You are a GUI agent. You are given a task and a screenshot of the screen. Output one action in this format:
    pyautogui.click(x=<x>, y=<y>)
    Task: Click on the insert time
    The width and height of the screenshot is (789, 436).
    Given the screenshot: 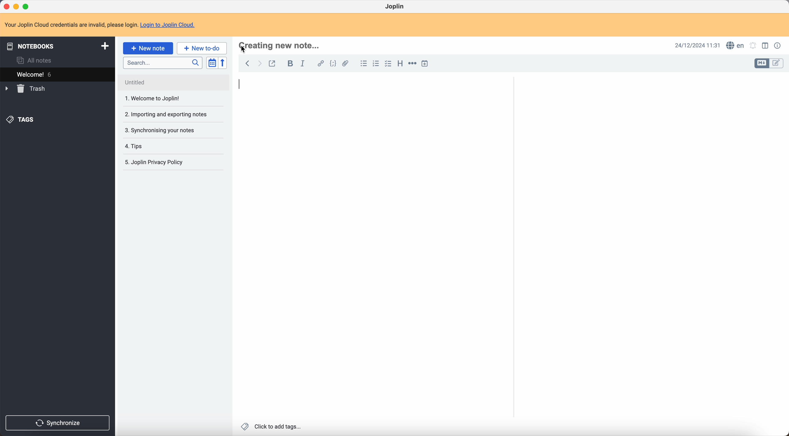 What is the action you would take?
    pyautogui.click(x=425, y=63)
    